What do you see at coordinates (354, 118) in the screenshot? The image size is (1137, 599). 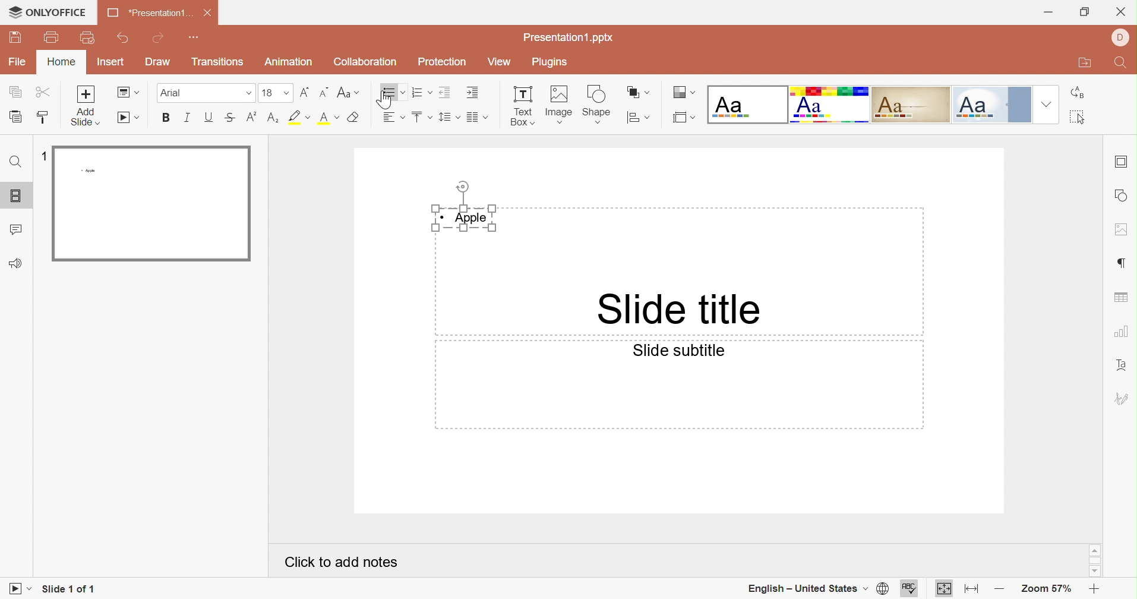 I see `Clear` at bounding box center [354, 118].